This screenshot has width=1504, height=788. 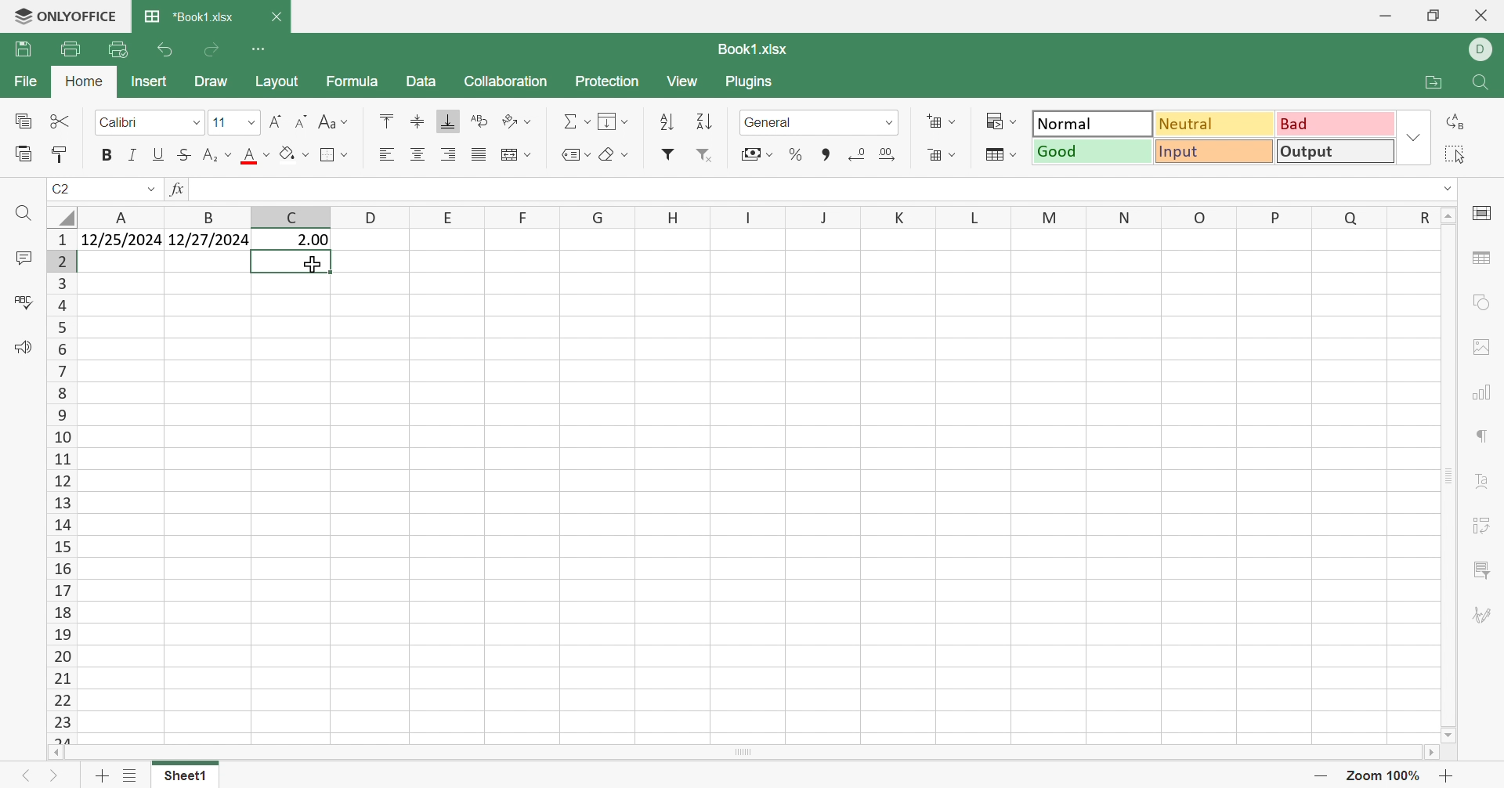 What do you see at coordinates (279, 84) in the screenshot?
I see `Layout` at bounding box center [279, 84].